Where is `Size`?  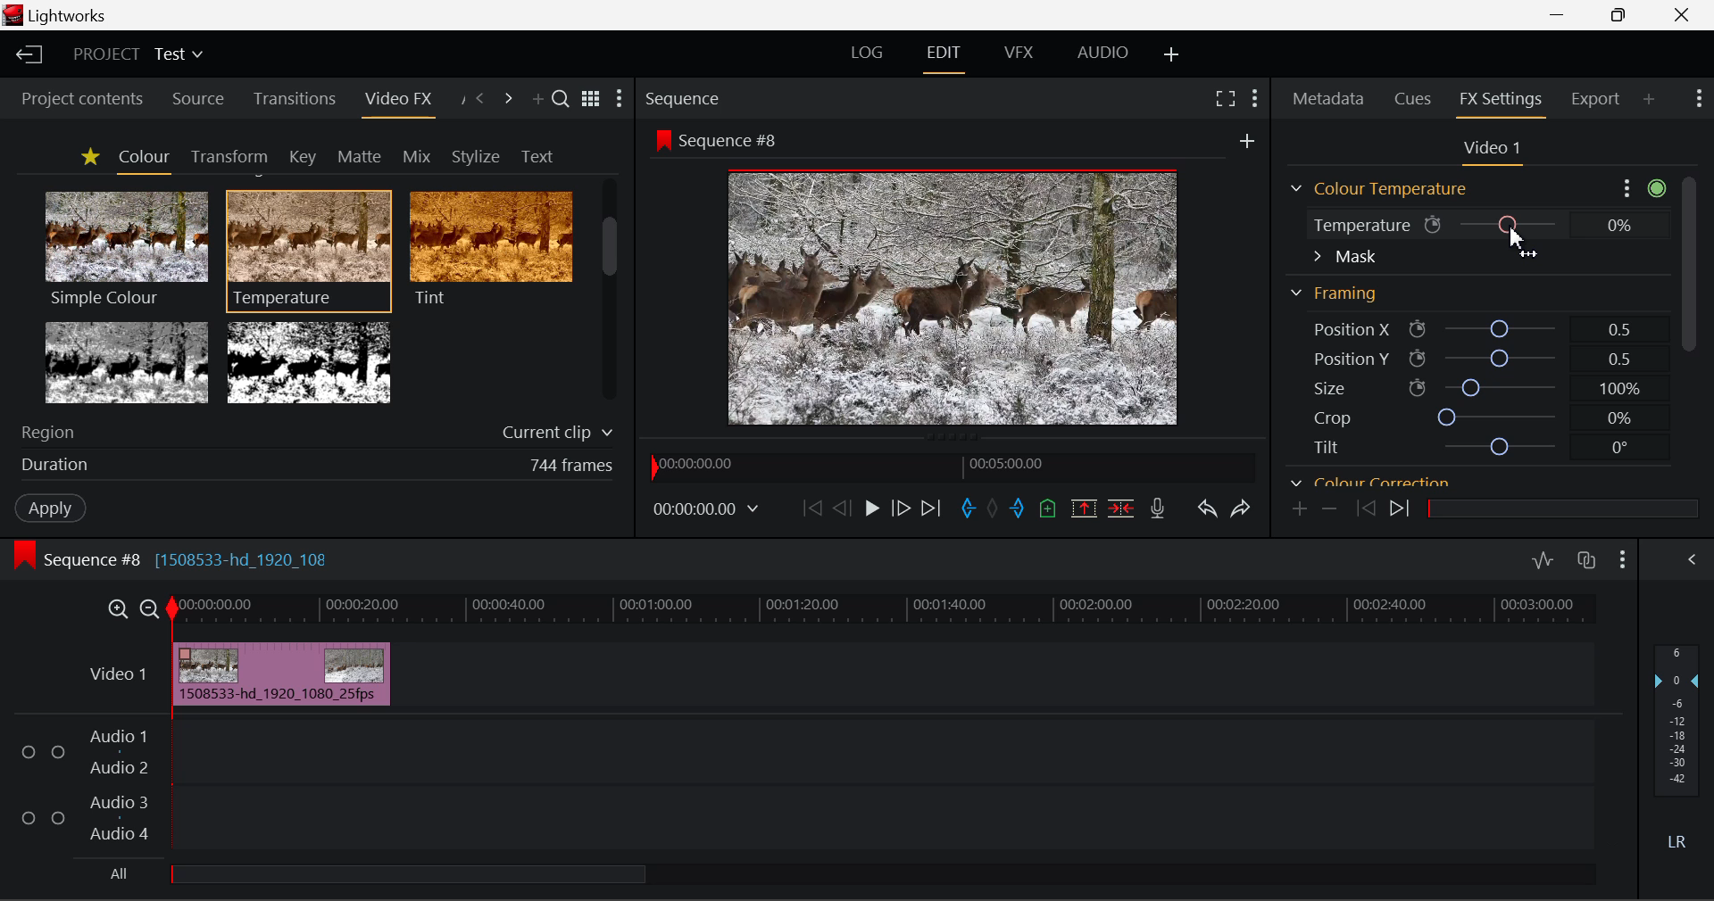 Size is located at coordinates (1327, 386).